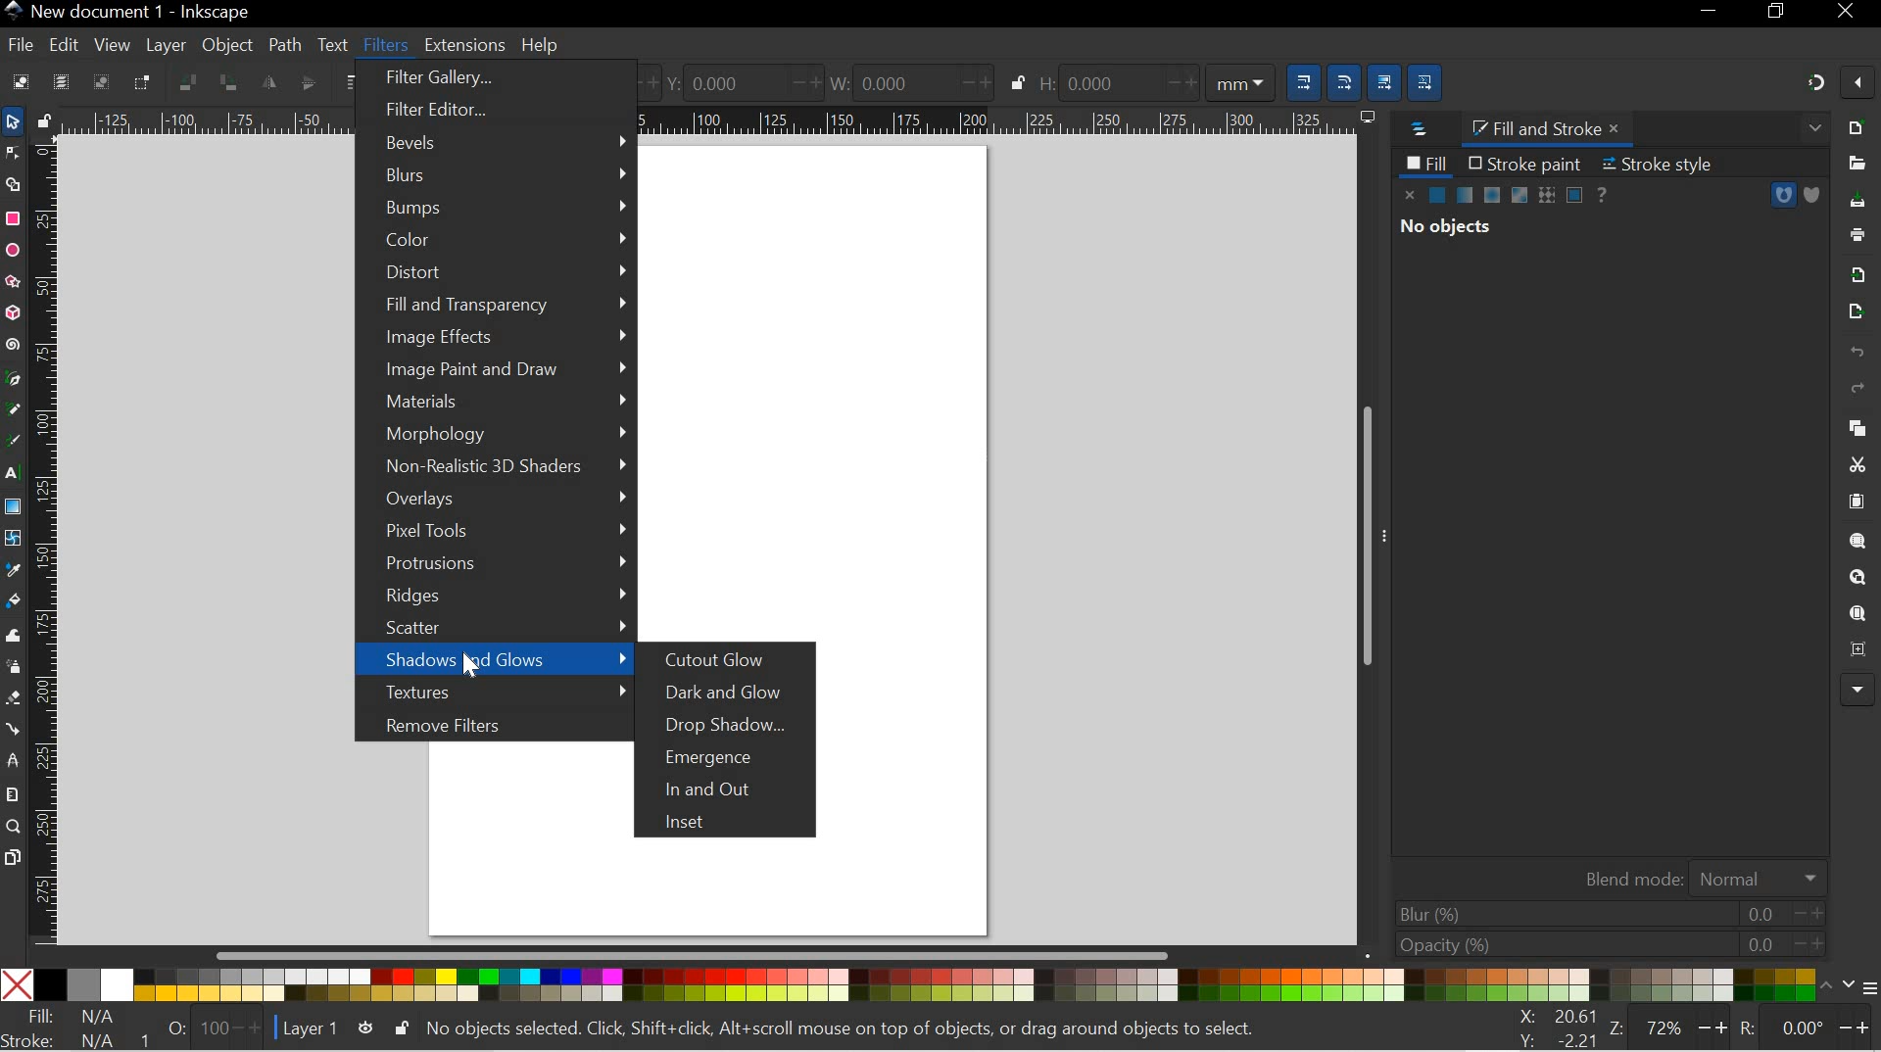  What do you see at coordinates (1710, 15) in the screenshot?
I see `MINIMIZE` at bounding box center [1710, 15].